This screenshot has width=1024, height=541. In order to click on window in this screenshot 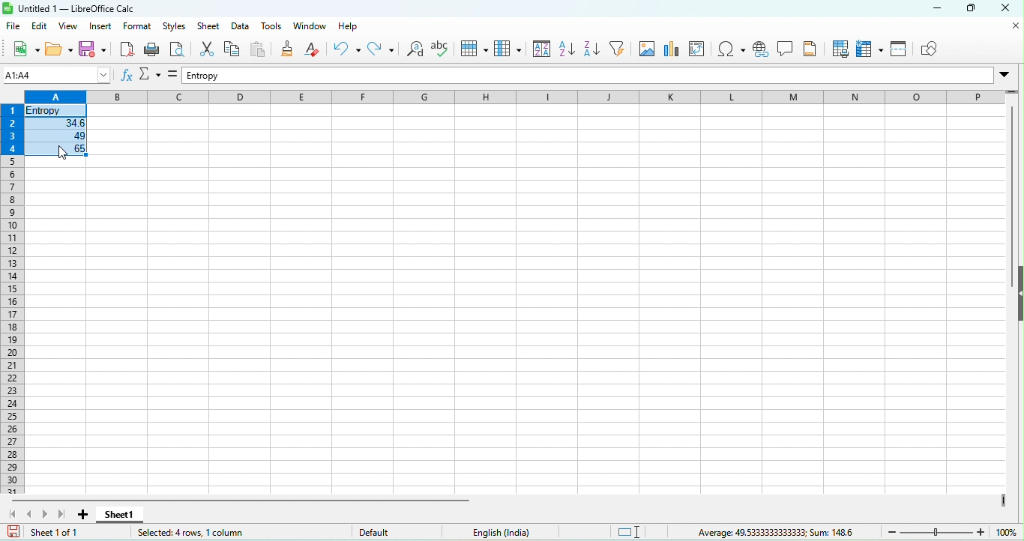, I will do `click(311, 27)`.